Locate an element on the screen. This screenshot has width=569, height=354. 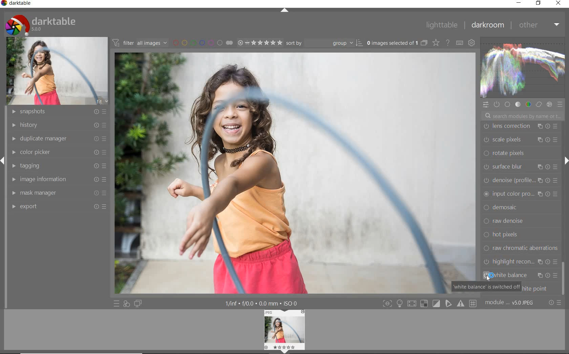
change type for overlay is located at coordinates (436, 43).